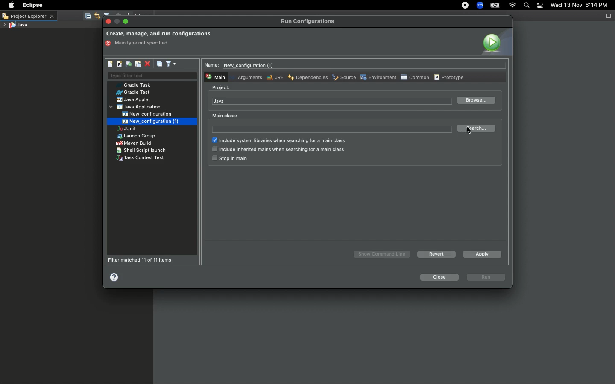 The width and height of the screenshot is (615, 384). What do you see at coordinates (309, 21) in the screenshot?
I see `Run configurations` at bounding box center [309, 21].